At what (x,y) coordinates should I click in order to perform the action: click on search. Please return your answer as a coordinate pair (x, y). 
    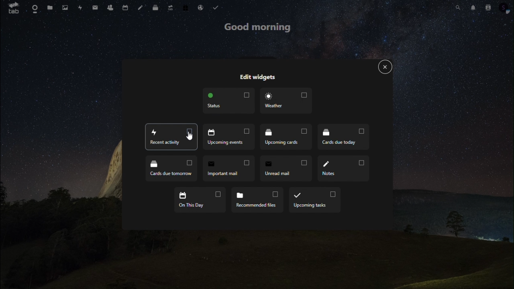
    Looking at the image, I should click on (456, 9).